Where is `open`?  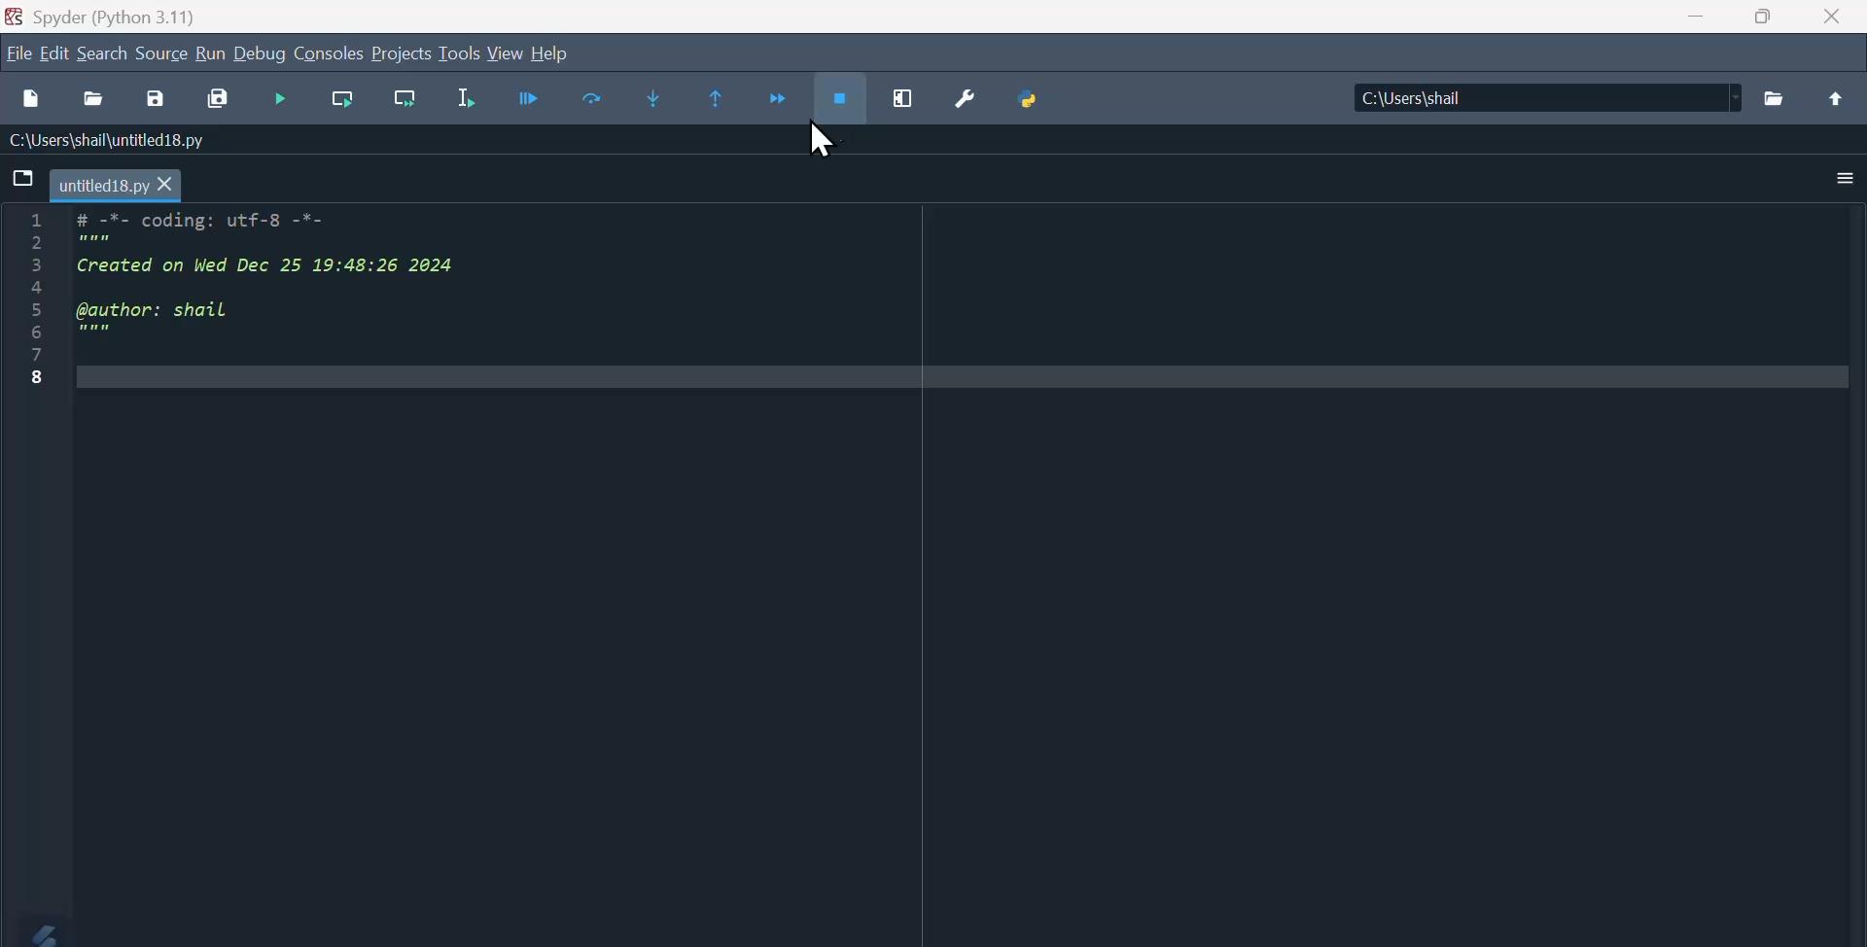 open is located at coordinates (93, 100).